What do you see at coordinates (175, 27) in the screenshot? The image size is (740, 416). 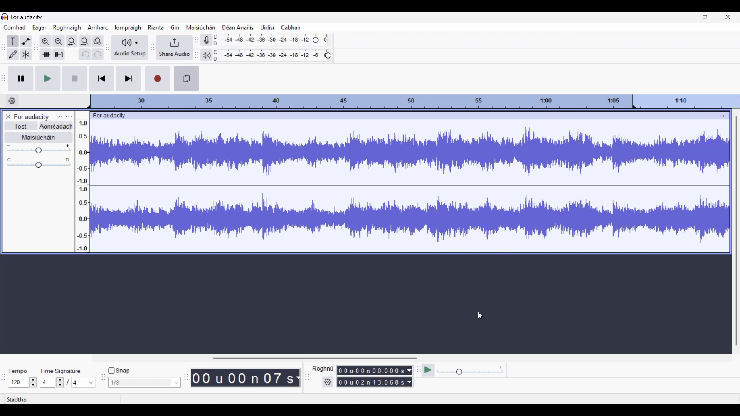 I see `Gin` at bounding box center [175, 27].